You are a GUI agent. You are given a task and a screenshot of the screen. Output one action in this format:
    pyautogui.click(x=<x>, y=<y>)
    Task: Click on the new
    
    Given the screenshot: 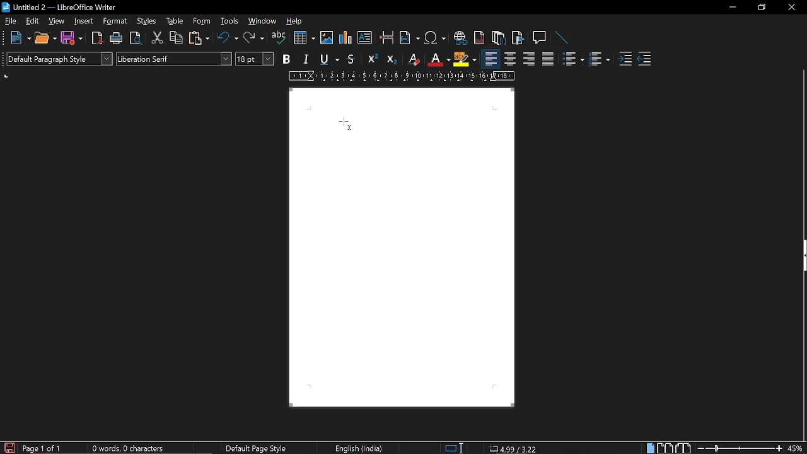 What is the action you would take?
    pyautogui.click(x=20, y=37)
    